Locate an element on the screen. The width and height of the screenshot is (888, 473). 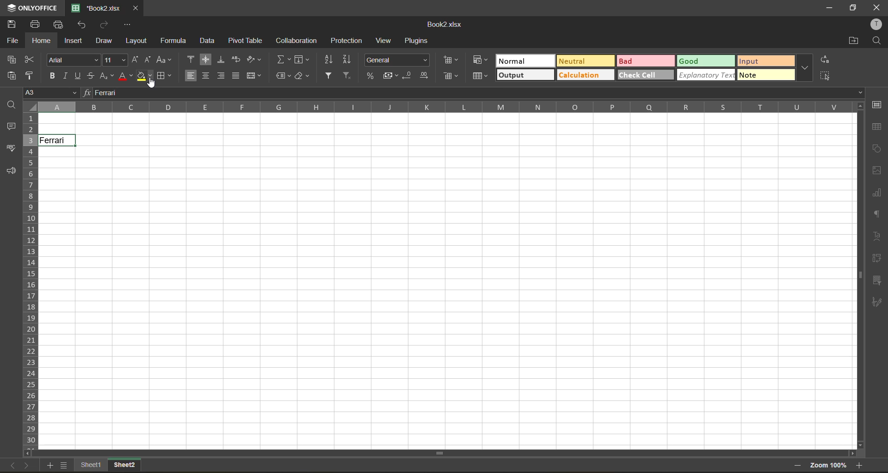
italic is located at coordinates (68, 75).